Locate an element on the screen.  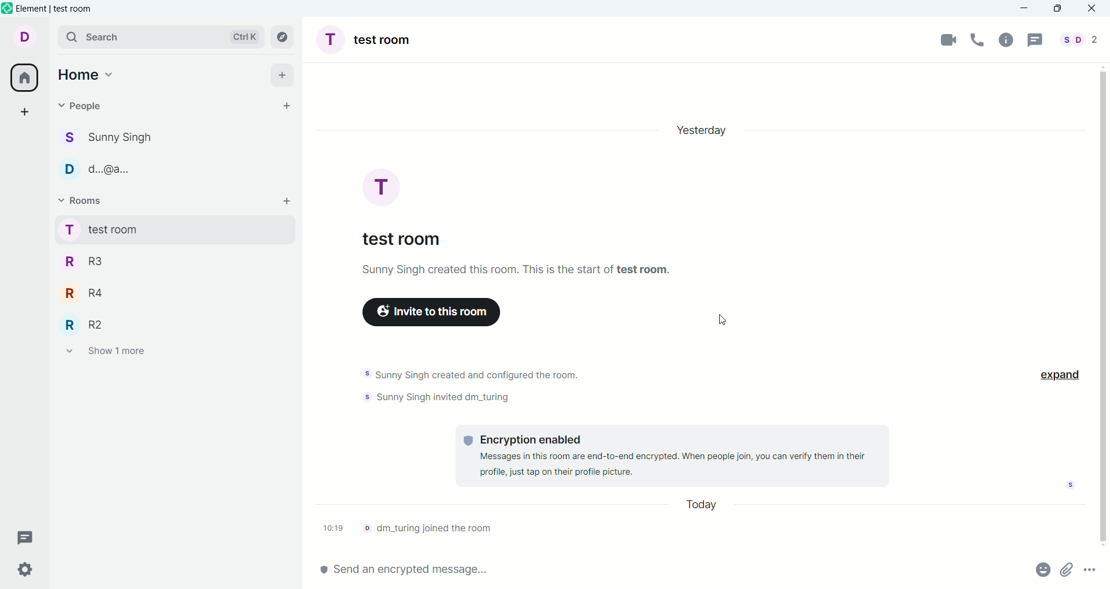
attachment is located at coordinates (1067, 569).